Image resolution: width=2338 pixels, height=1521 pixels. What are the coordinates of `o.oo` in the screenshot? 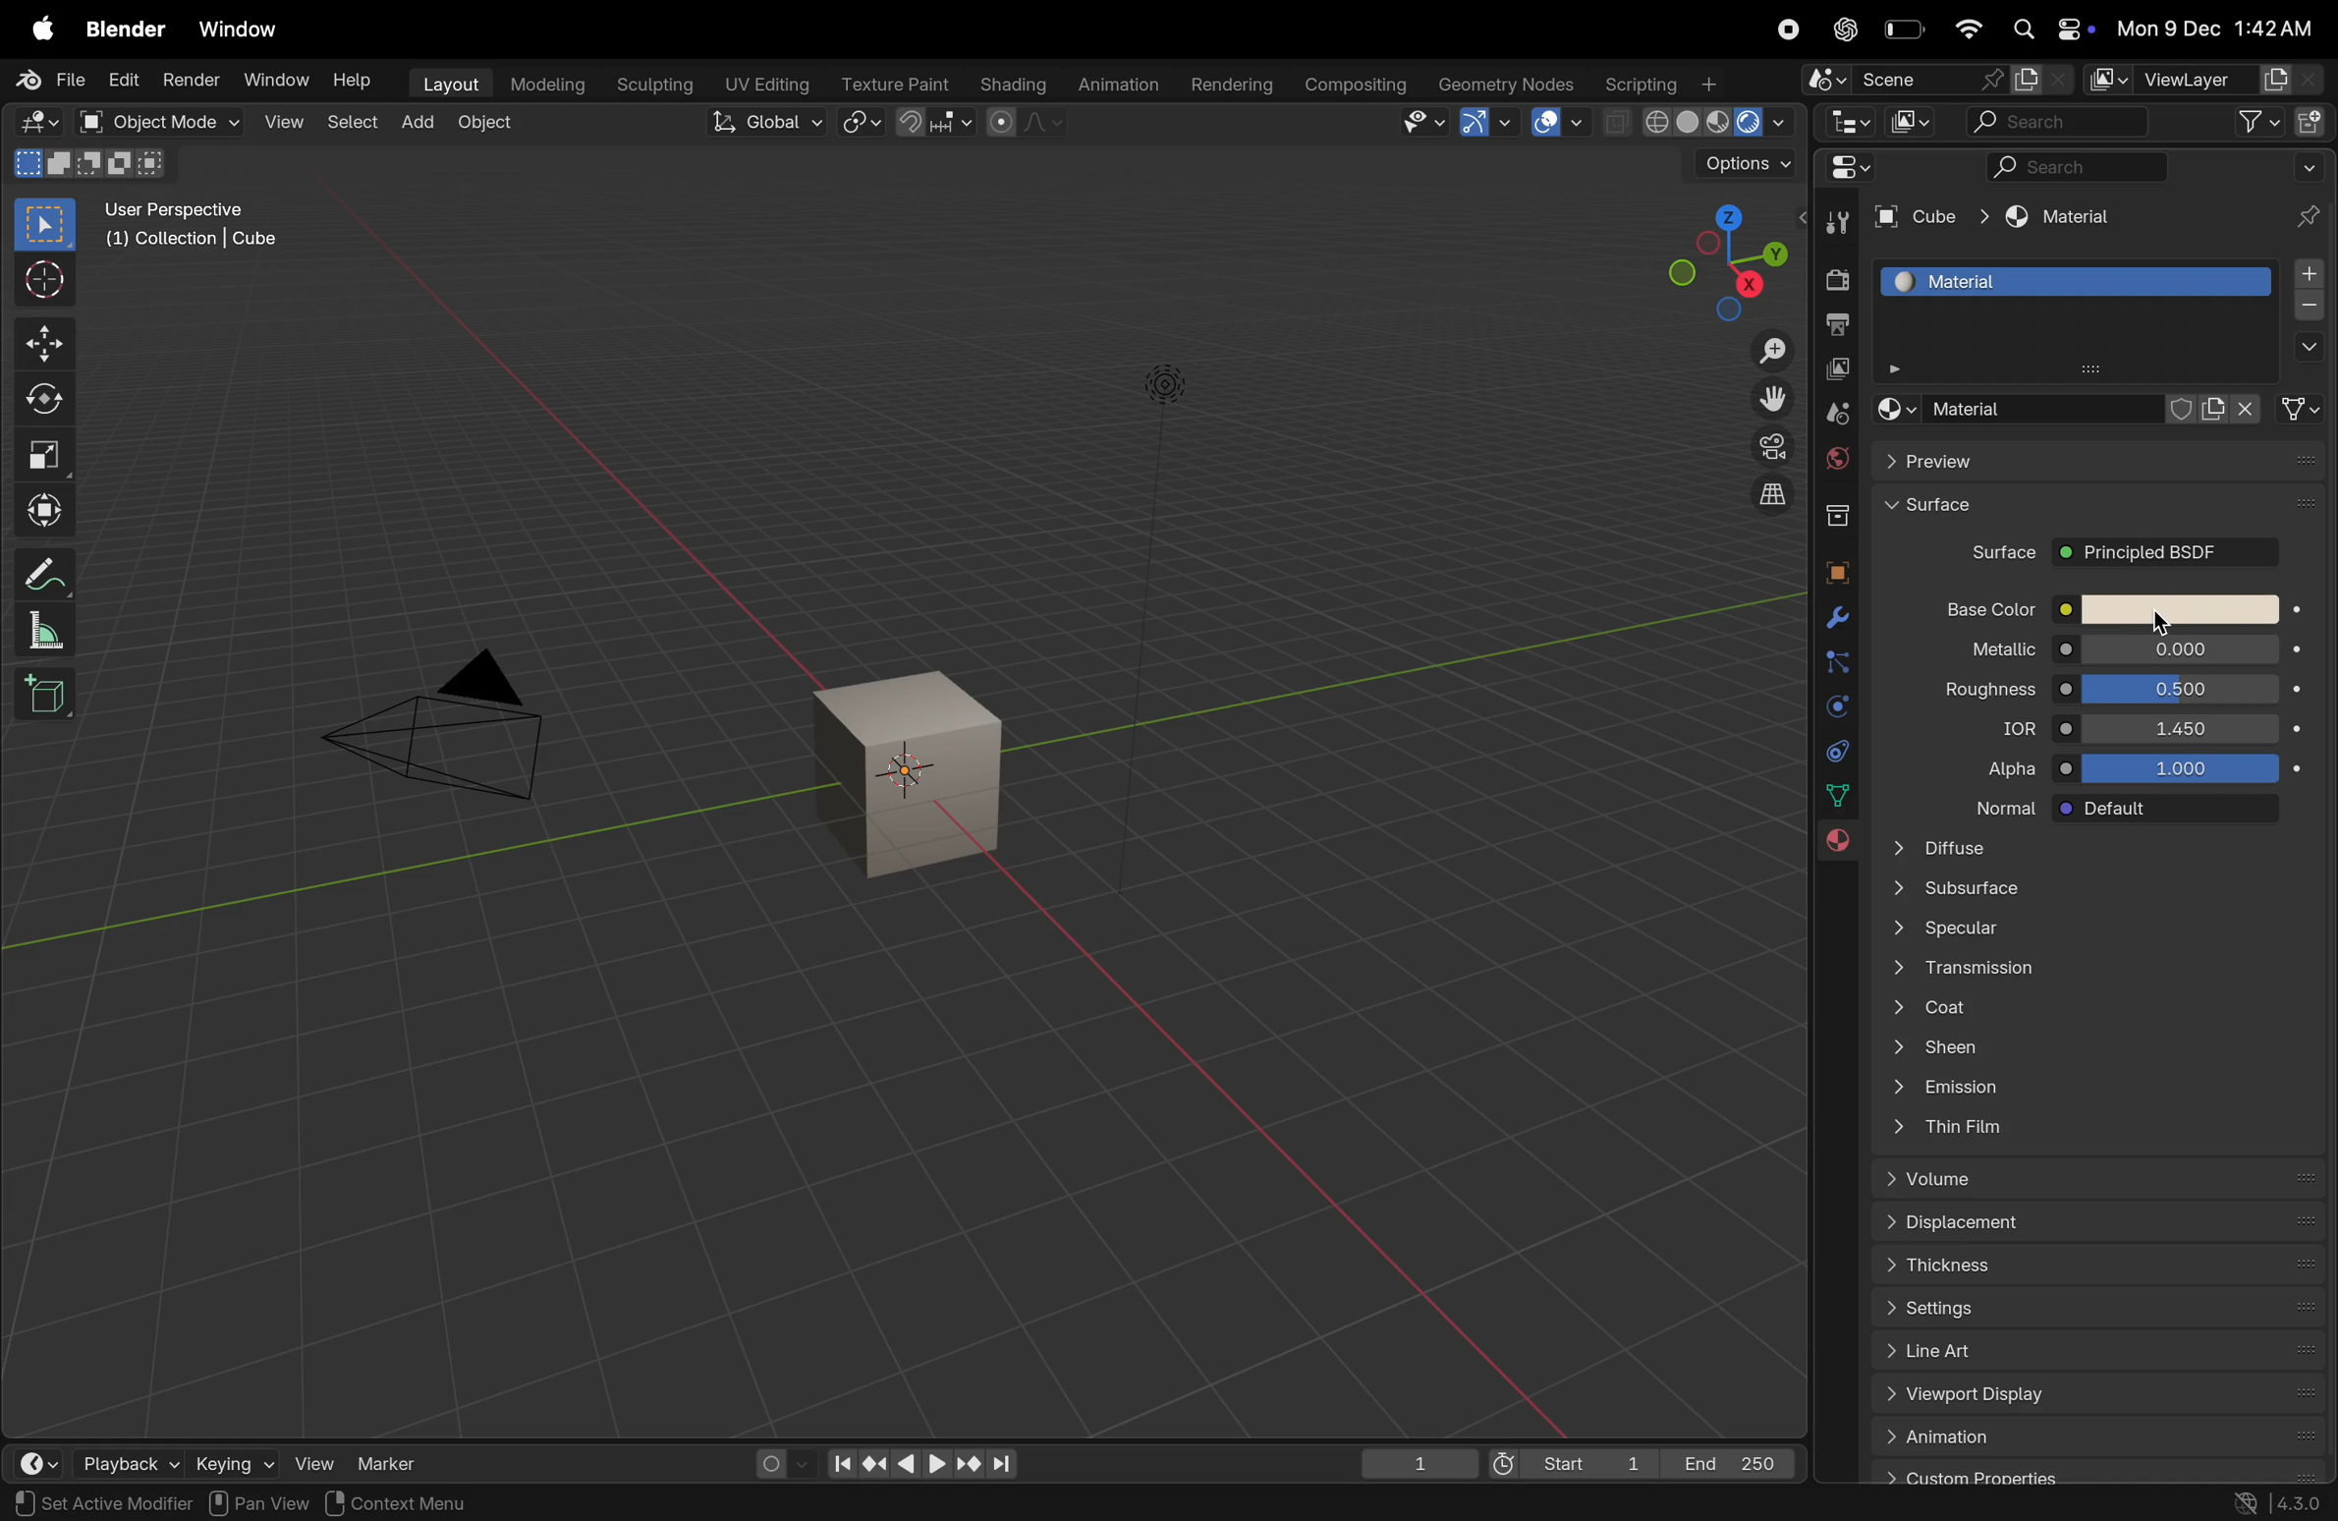 It's located at (2181, 650).